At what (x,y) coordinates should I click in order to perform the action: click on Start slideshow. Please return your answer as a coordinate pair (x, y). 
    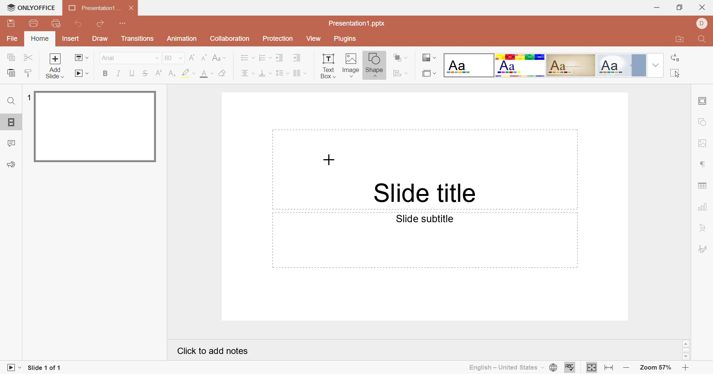
    Looking at the image, I should click on (82, 73).